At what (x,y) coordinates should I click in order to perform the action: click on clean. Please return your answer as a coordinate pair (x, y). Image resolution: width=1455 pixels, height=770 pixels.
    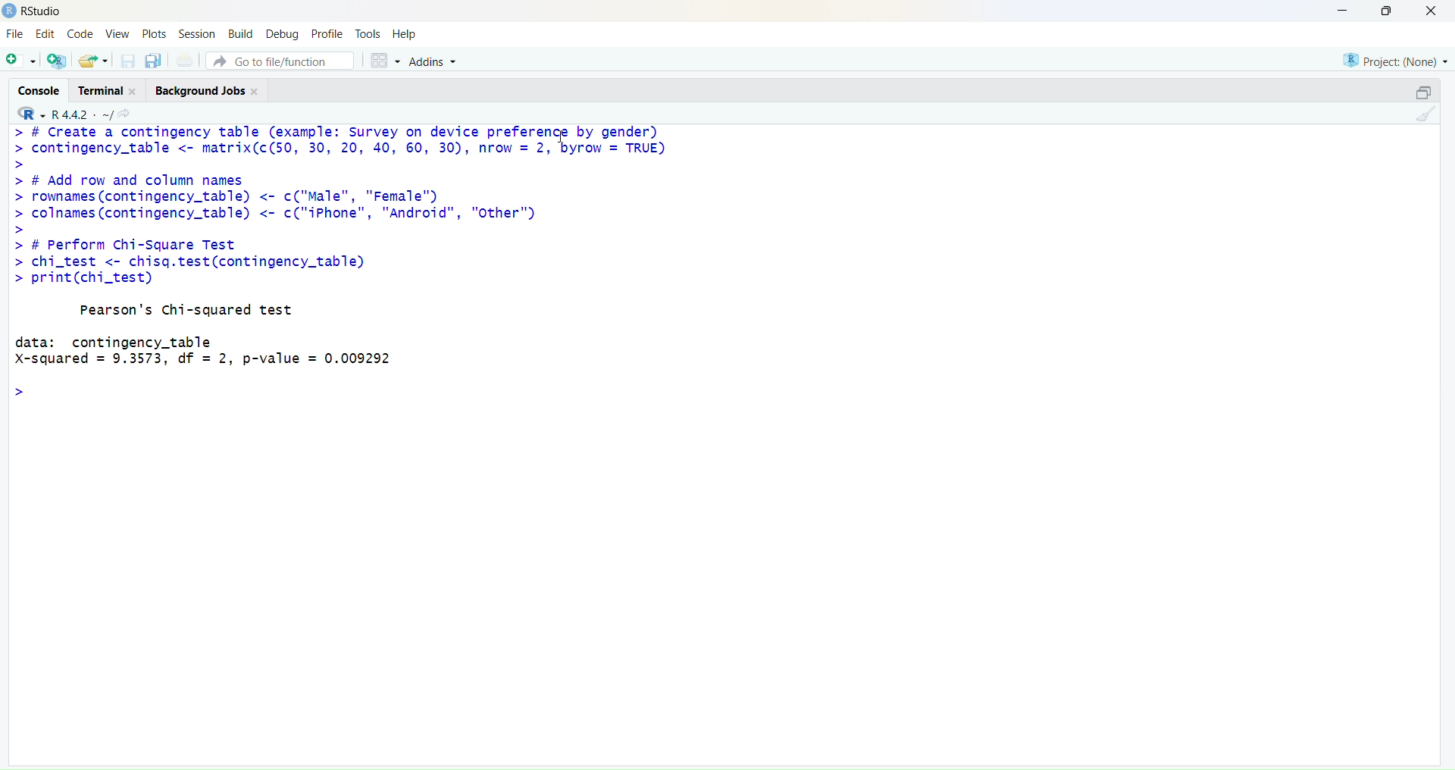
    Looking at the image, I should click on (1428, 114).